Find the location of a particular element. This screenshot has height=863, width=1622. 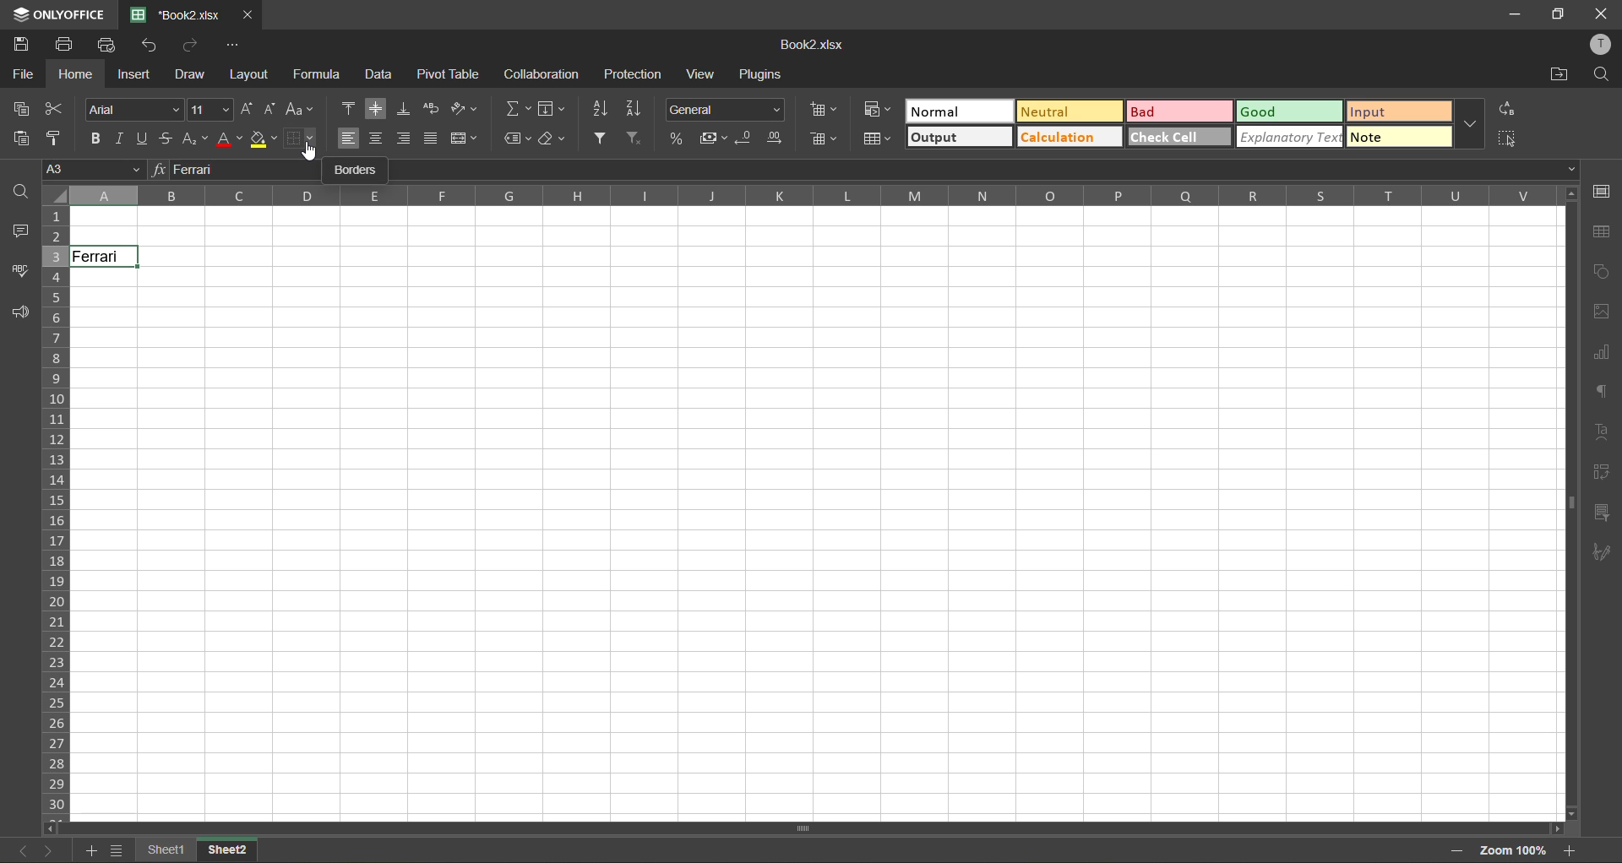

protection is located at coordinates (634, 74).